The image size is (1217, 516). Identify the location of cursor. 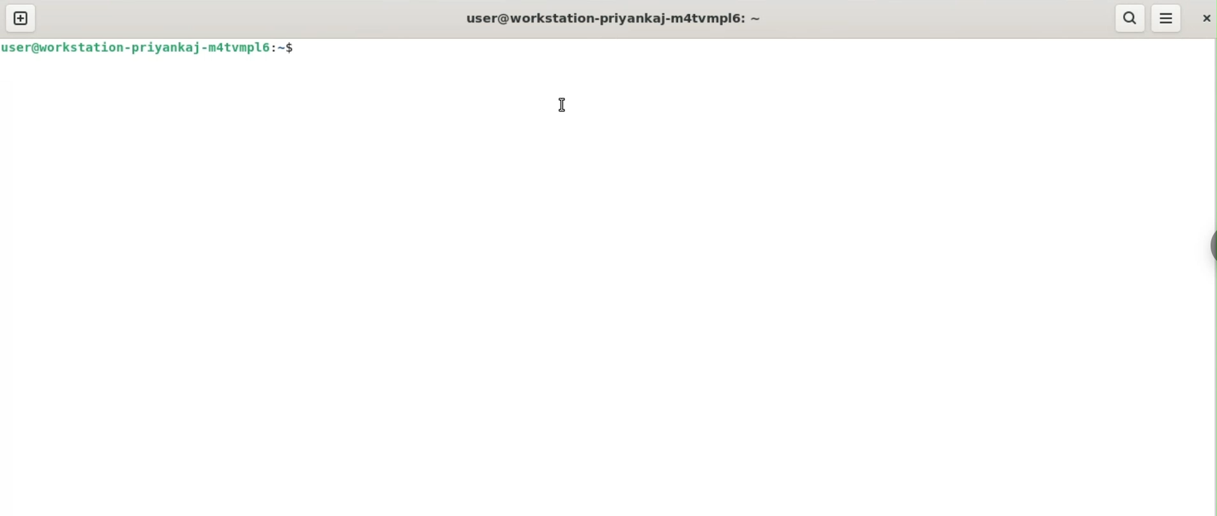
(559, 107).